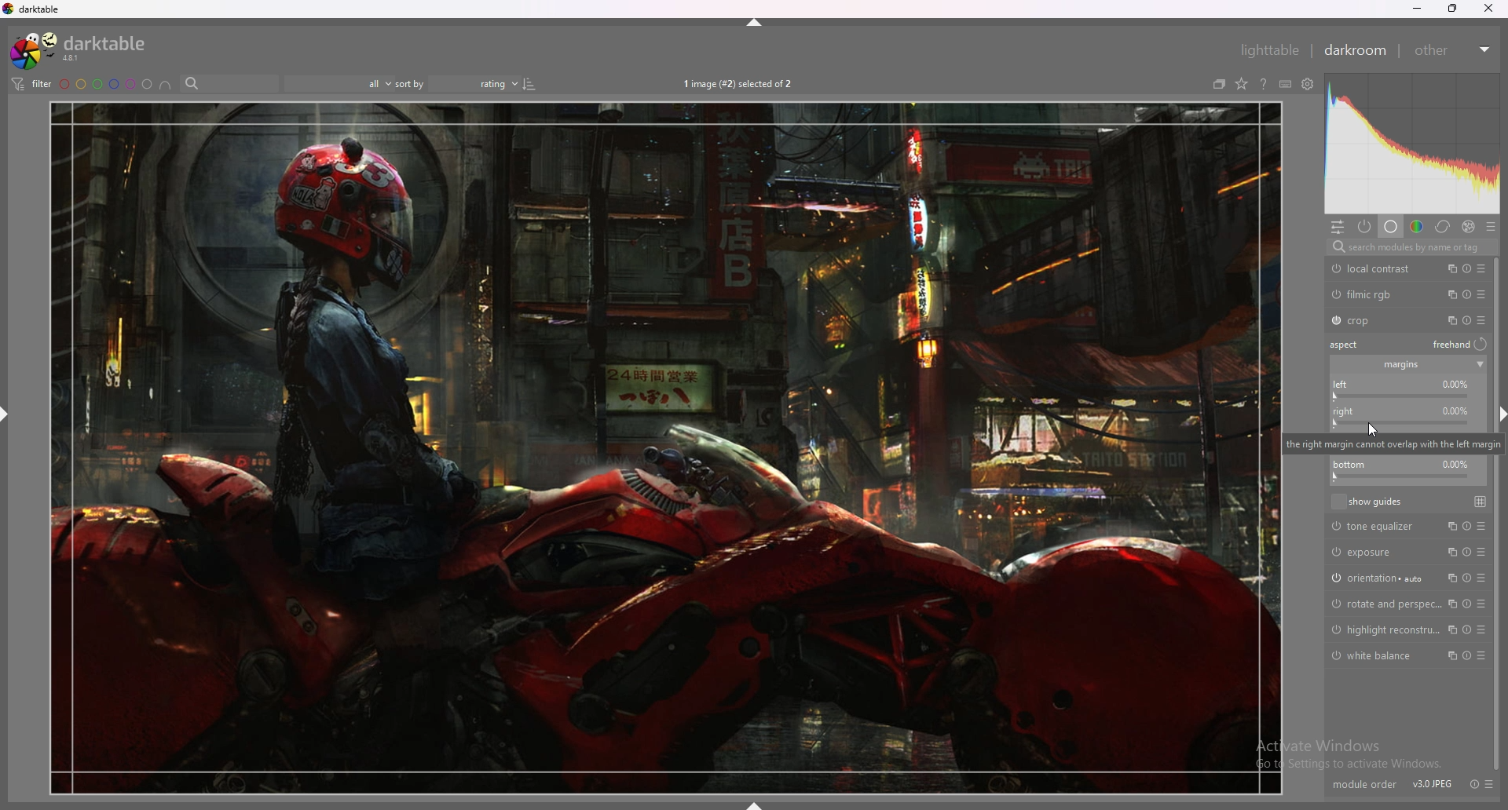  Describe the element at coordinates (1264, 84) in the screenshot. I see `online help` at that location.